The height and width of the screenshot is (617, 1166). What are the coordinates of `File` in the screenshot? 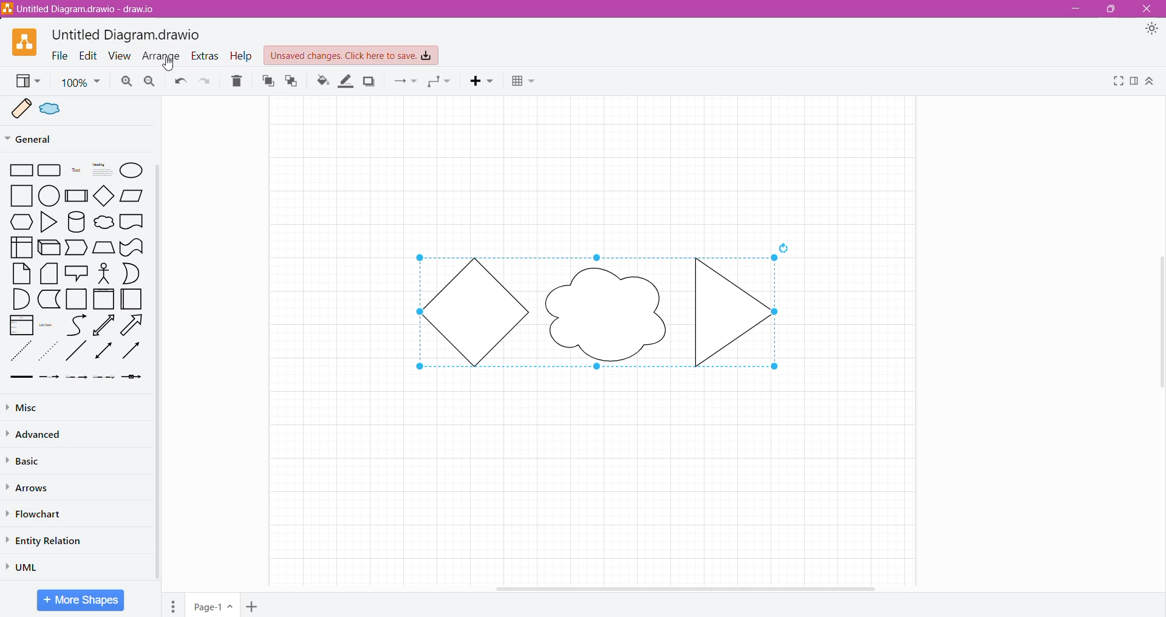 It's located at (59, 56).